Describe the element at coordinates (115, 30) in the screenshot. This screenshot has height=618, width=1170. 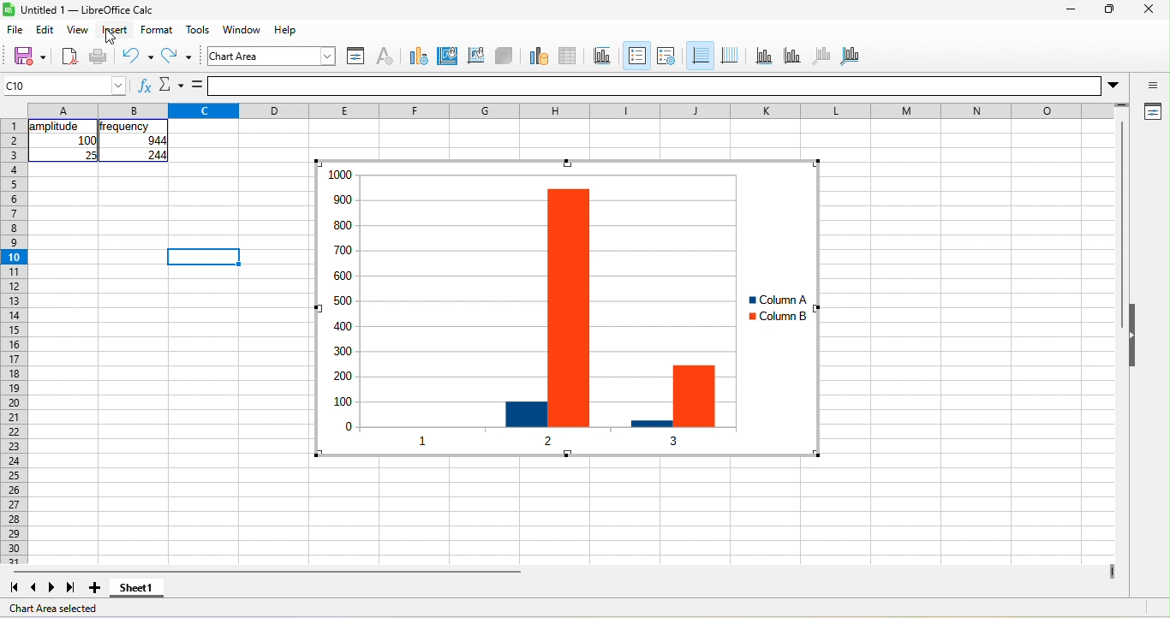
I see `insert` at that location.